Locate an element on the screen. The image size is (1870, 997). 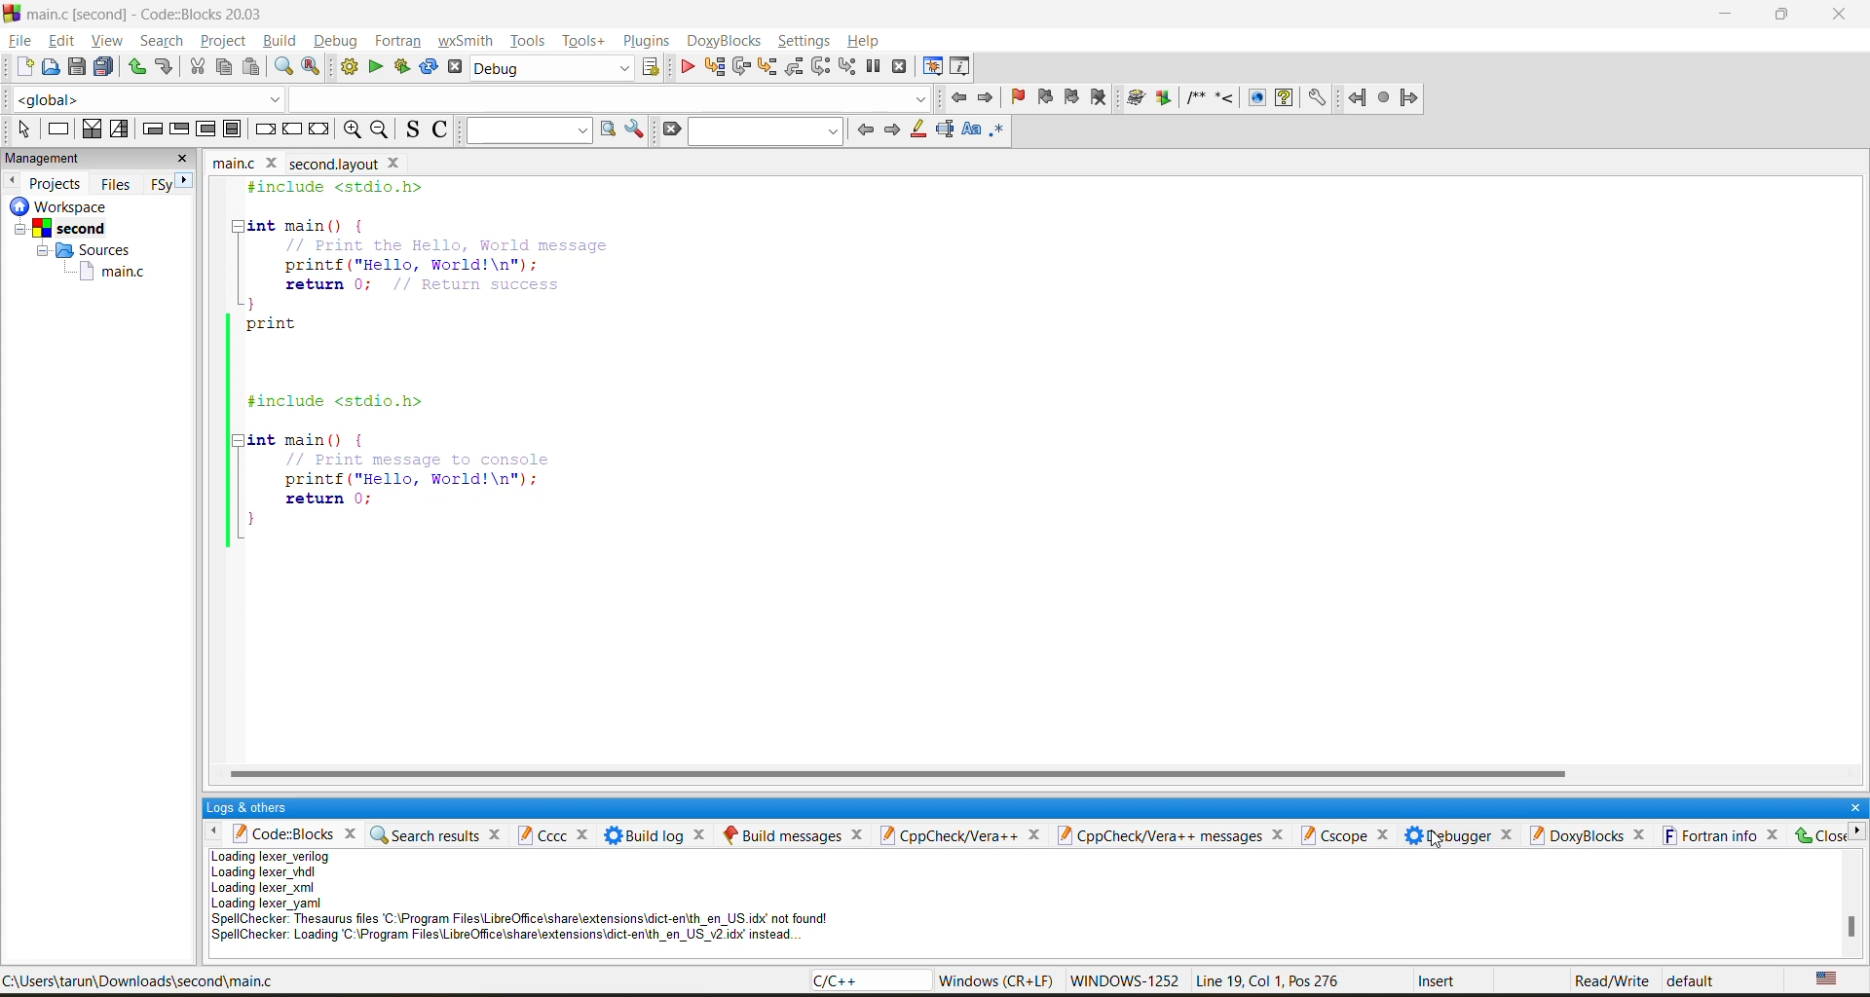
toggle bookmark is located at coordinates (1017, 96).